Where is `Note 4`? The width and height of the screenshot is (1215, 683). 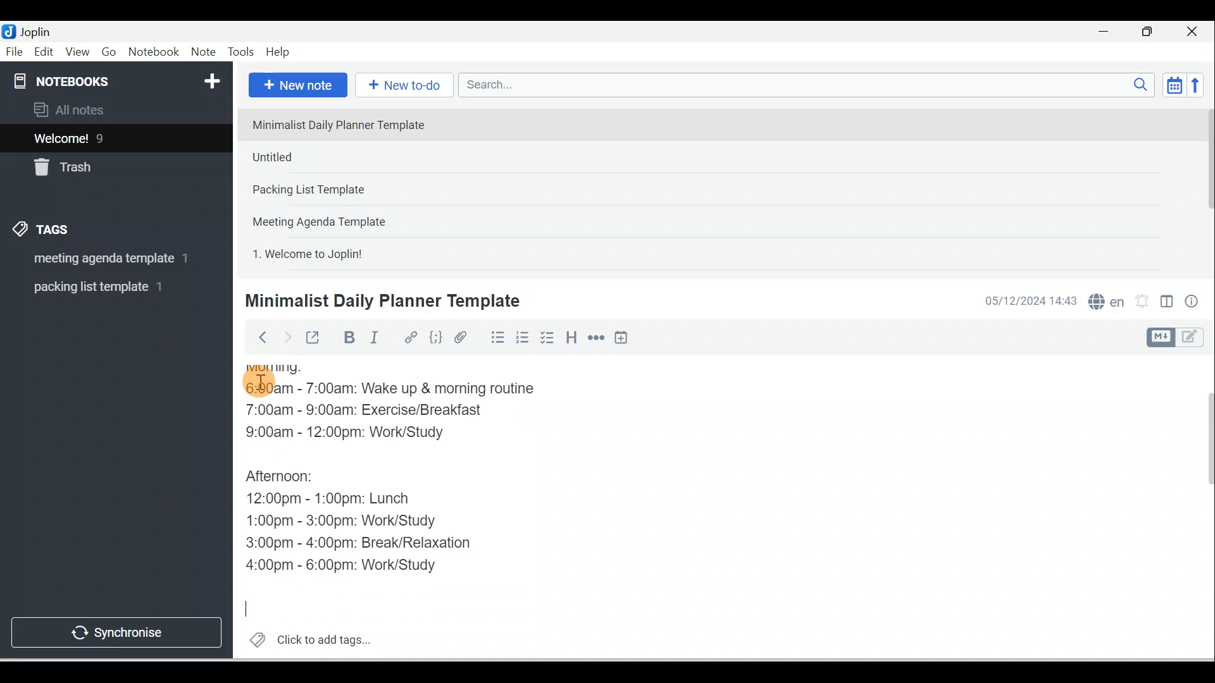
Note 4 is located at coordinates (337, 219).